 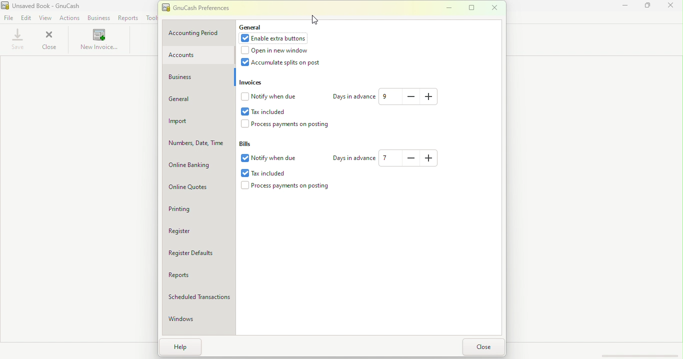 I want to click on GnuCash preferences, so click(x=199, y=8).